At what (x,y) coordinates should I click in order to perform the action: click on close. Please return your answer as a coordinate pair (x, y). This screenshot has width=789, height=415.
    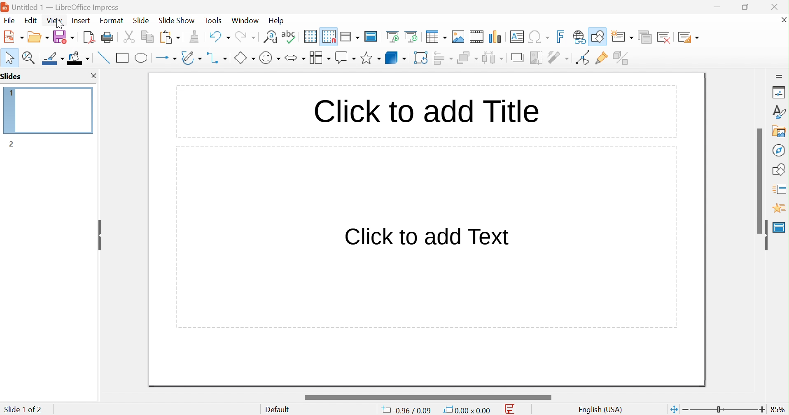
    Looking at the image, I should click on (93, 76).